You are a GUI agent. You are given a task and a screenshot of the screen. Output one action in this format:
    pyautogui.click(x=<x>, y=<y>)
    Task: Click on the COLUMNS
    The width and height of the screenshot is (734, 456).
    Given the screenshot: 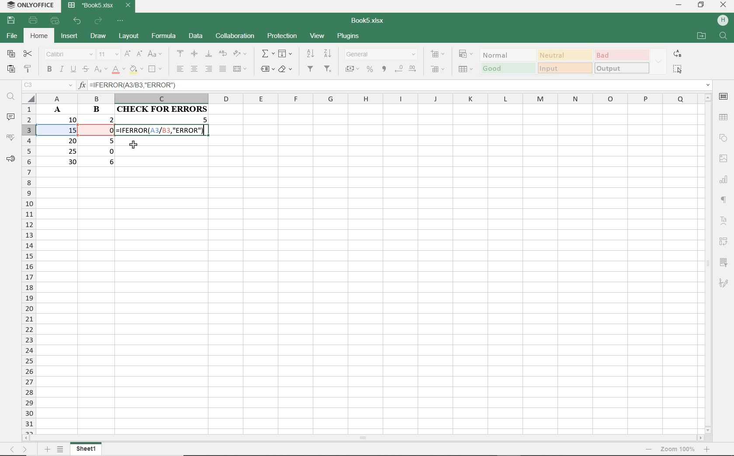 What is the action you would take?
    pyautogui.click(x=367, y=99)
    